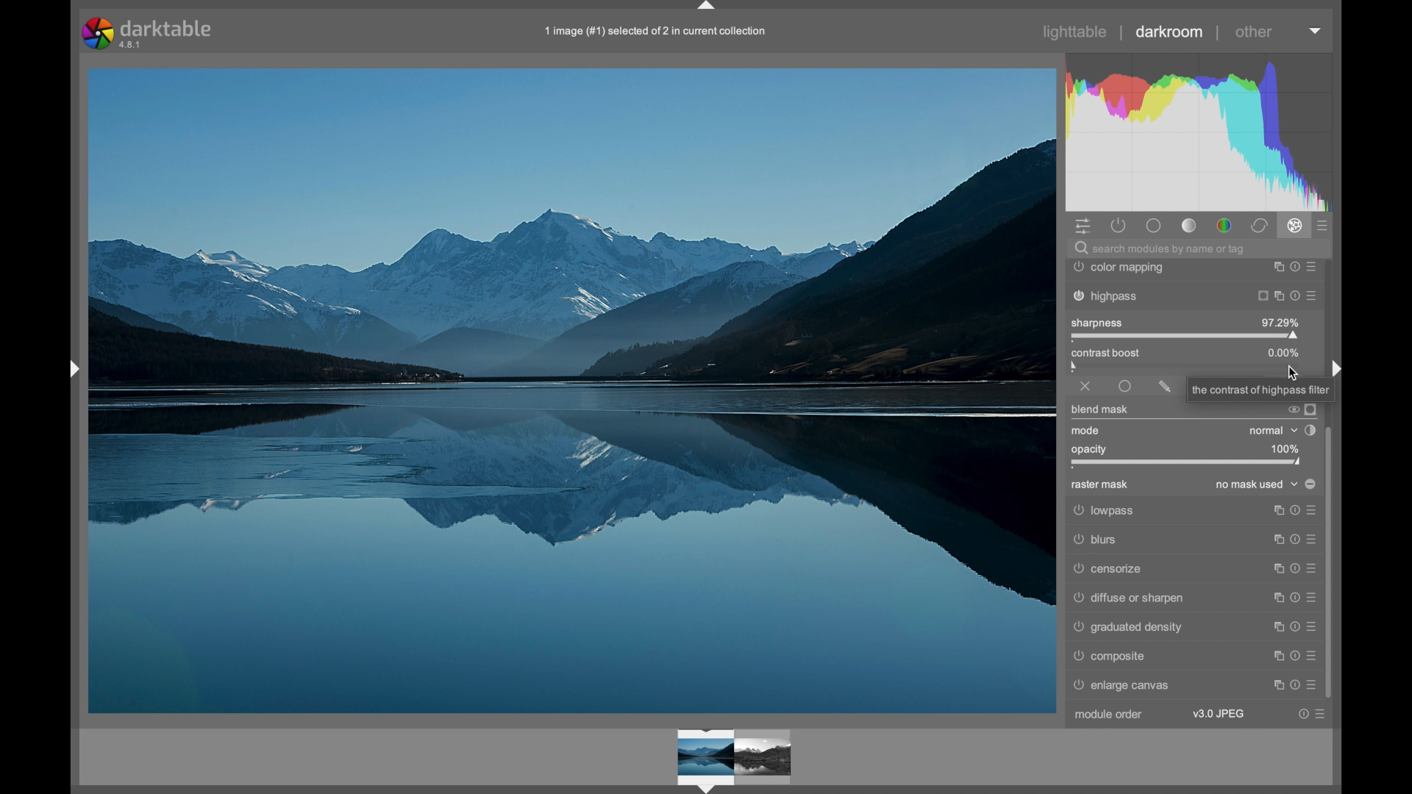  What do you see at coordinates (1323, 226) in the screenshot?
I see `presets` at bounding box center [1323, 226].